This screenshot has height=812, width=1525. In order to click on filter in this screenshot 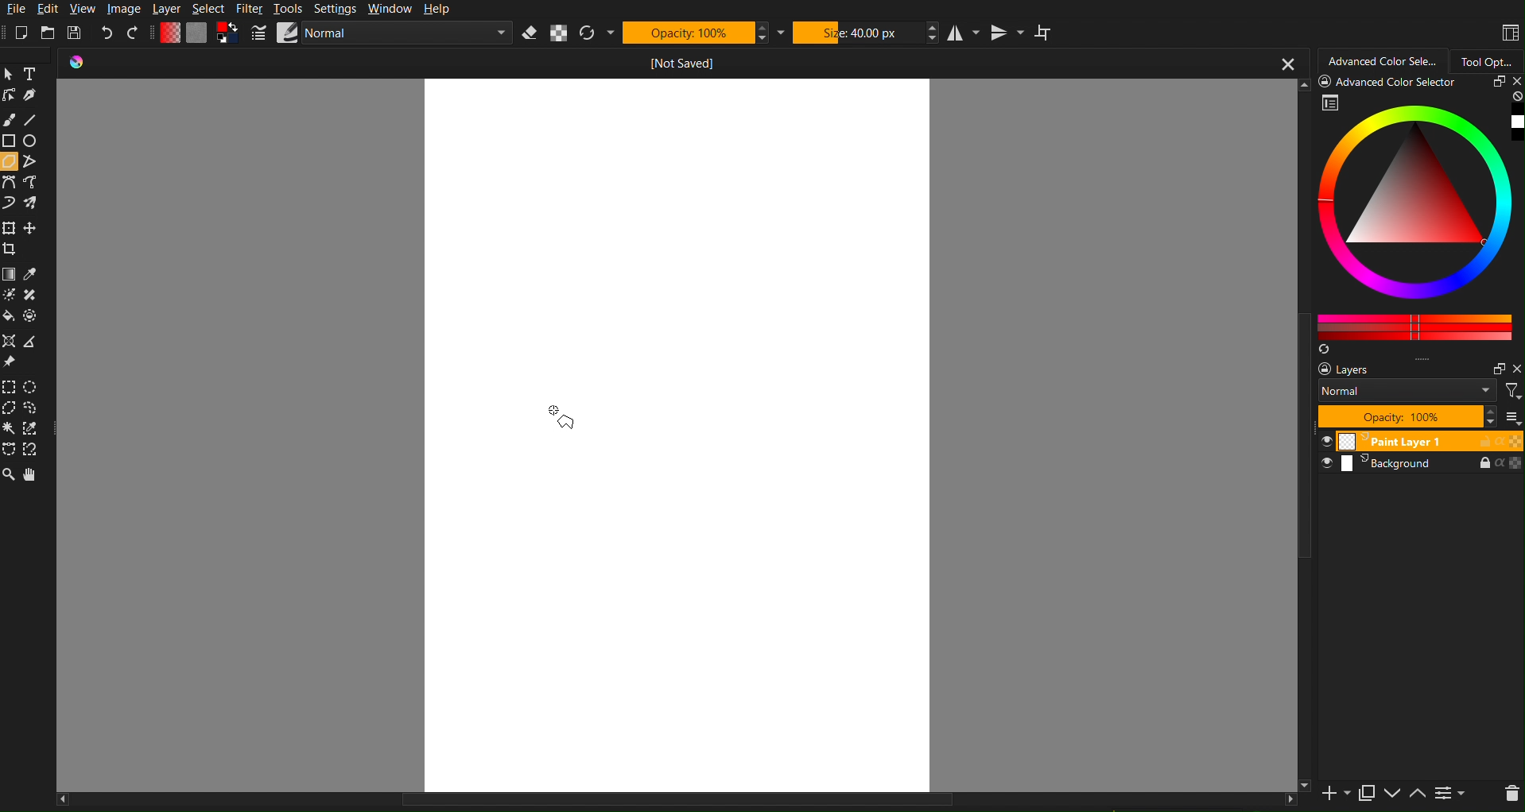, I will do `click(1513, 391)`.